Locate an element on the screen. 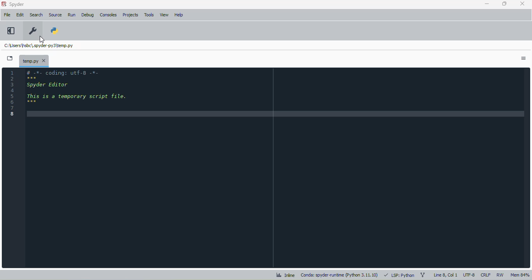 Image resolution: width=532 pixels, height=280 pixels. RW is located at coordinates (500, 275).